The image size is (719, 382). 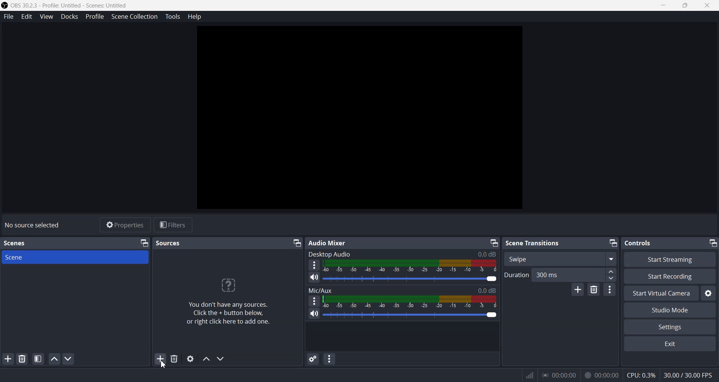 I want to click on Remove configurable Transition, so click(x=594, y=290).